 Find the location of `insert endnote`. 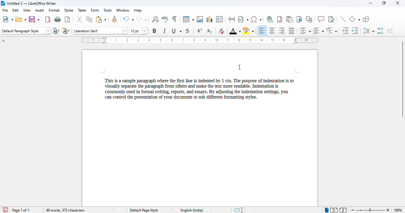

insert endnote is located at coordinates (290, 19).